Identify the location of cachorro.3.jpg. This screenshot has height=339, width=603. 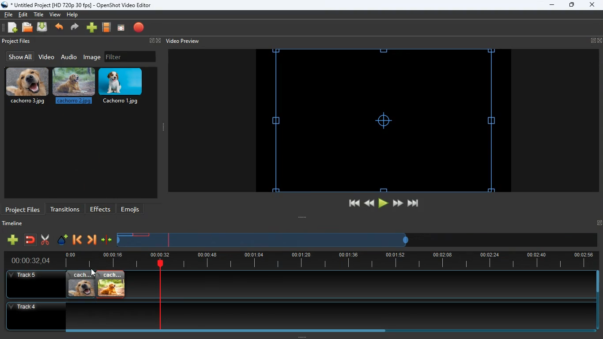
(27, 86).